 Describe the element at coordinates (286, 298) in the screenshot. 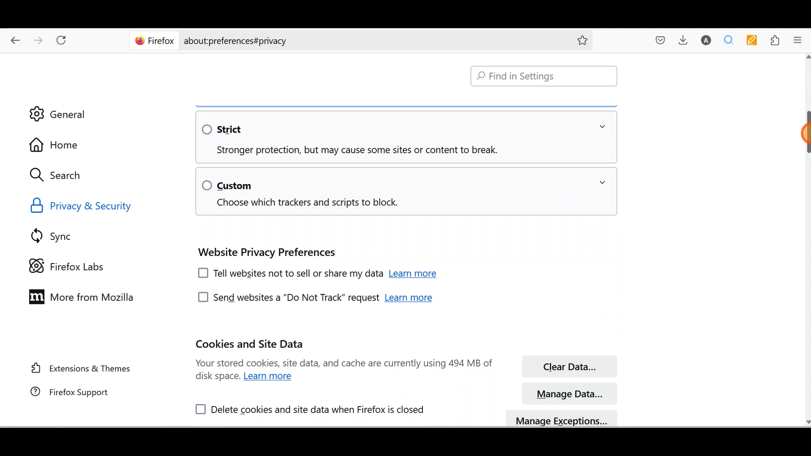

I see `Send websites a "Do Not Track" request.` at that location.